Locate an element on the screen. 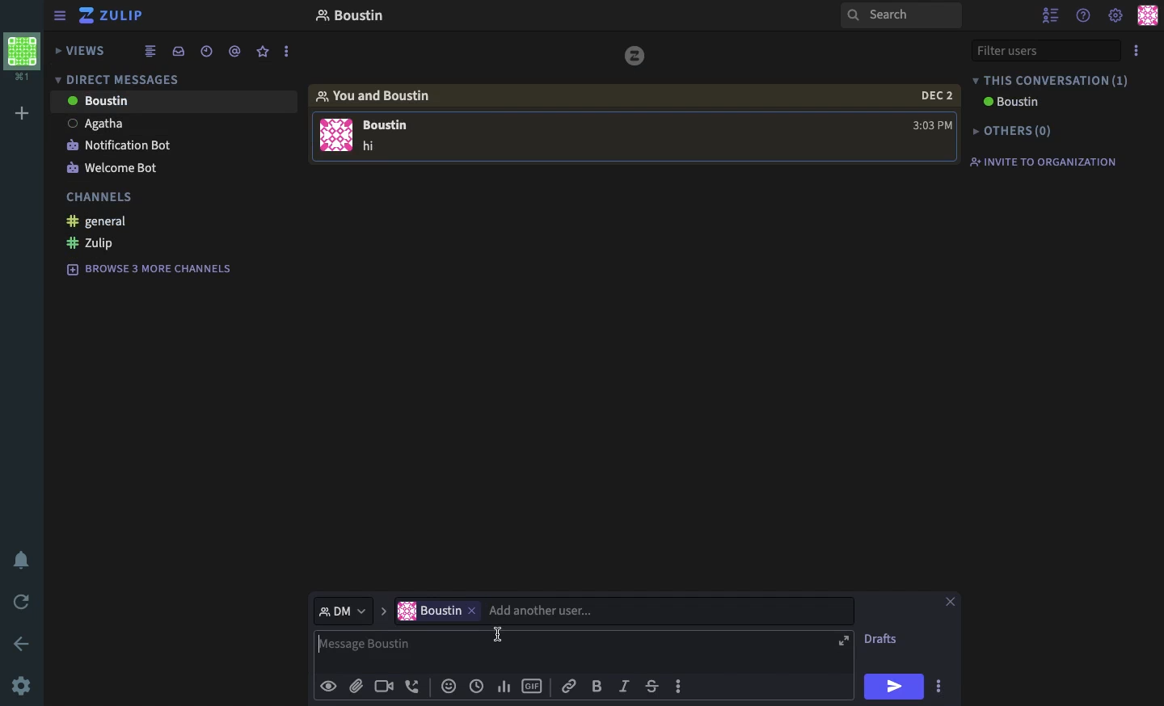 The image size is (1164, 706). close is located at coordinates (947, 604).